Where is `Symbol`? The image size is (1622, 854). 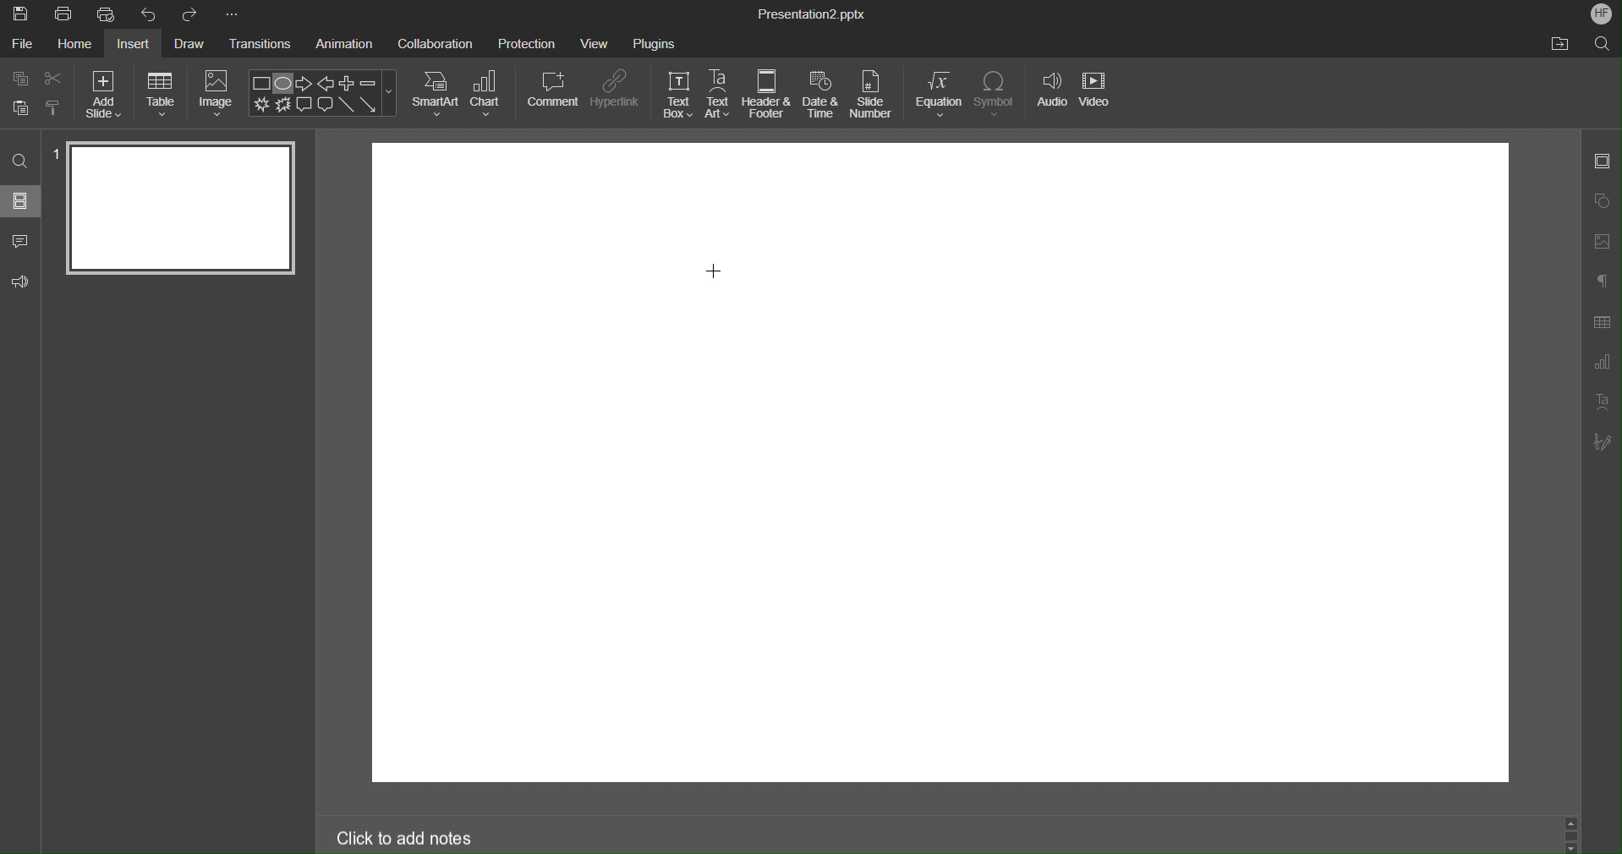
Symbol is located at coordinates (997, 95).